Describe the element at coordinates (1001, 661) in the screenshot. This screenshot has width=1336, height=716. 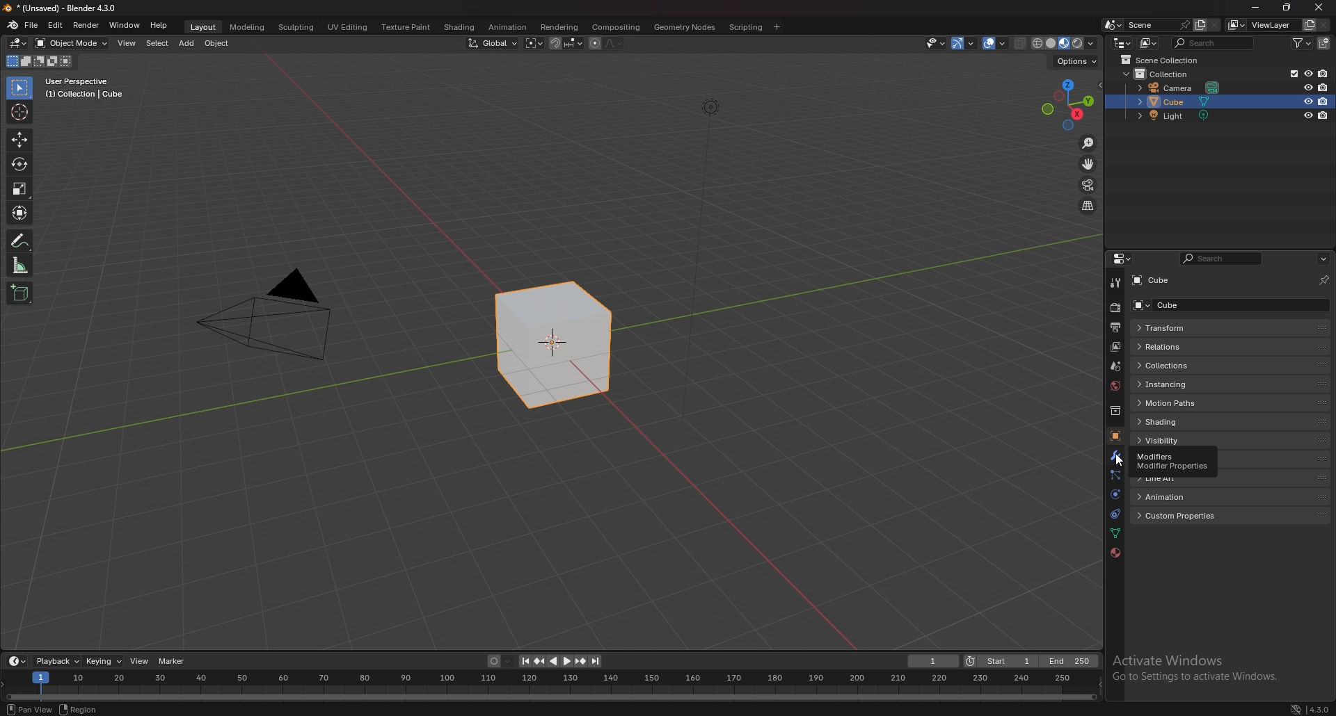
I see `start` at that location.